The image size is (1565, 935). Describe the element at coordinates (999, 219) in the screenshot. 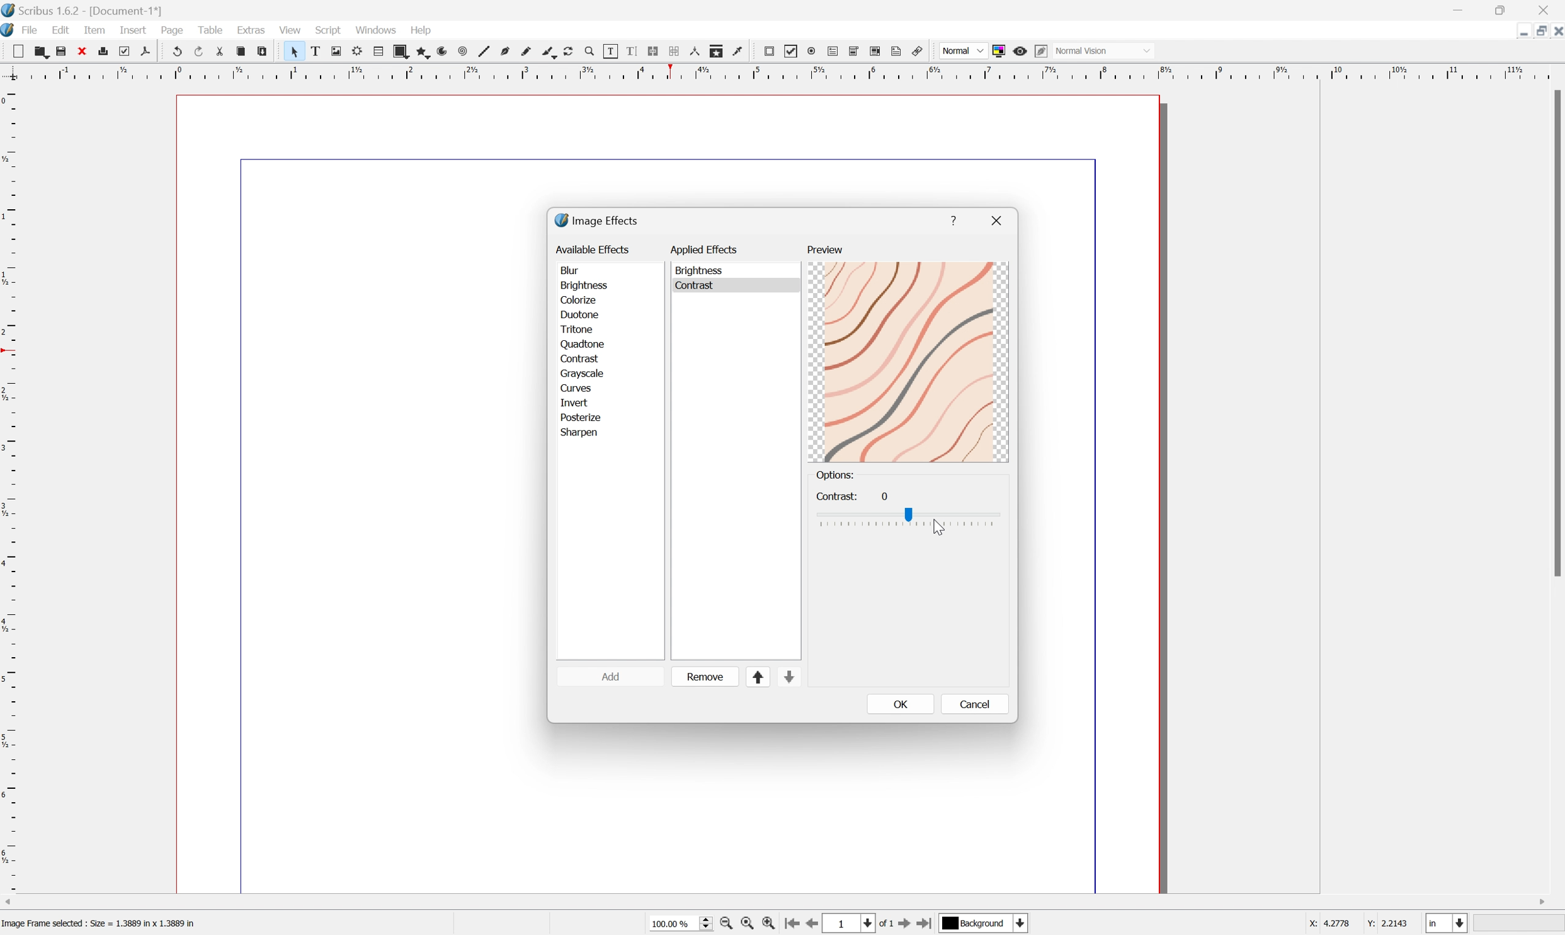

I see `close` at that location.